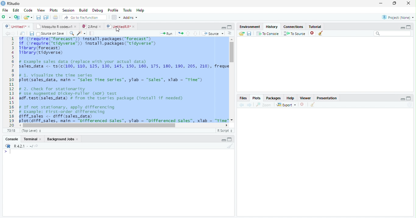 The height and width of the screenshot is (218, 416). What do you see at coordinates (28, 17) in the screenshot?
I see `Open Folder` at bounding box center [28, 17].